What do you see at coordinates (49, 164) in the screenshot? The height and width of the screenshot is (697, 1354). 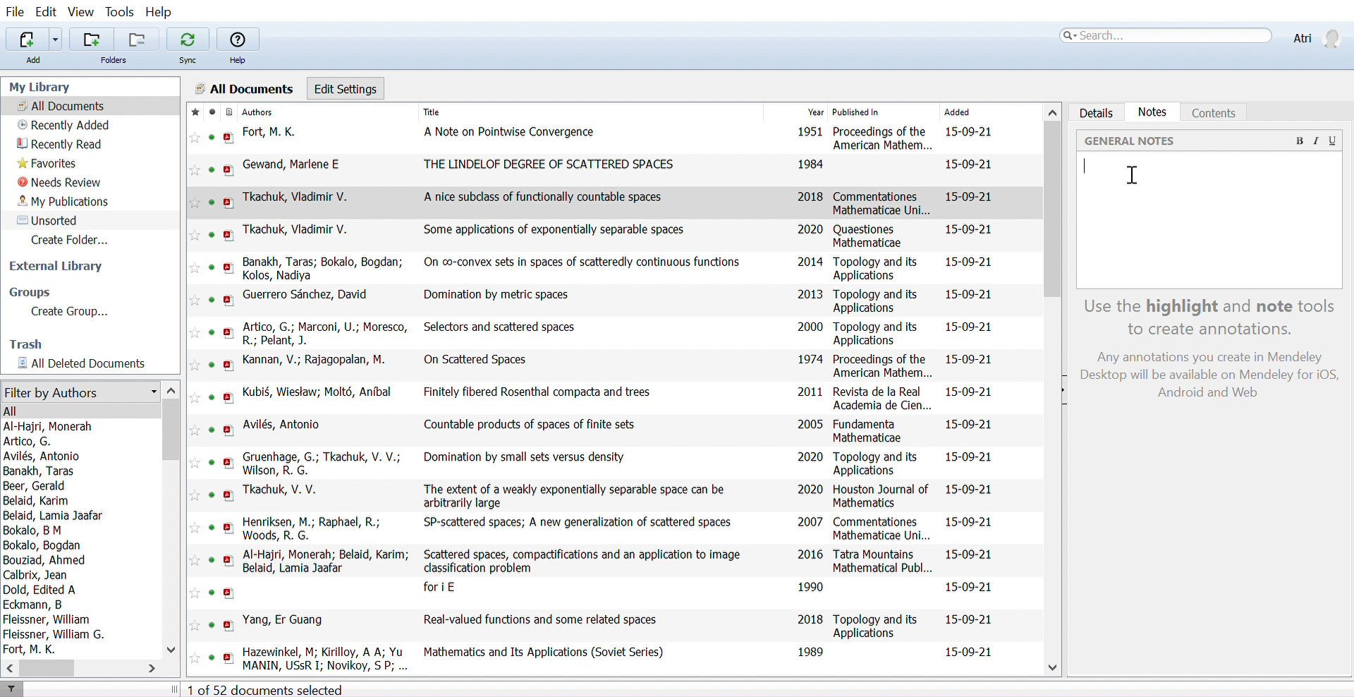 I see `Favorites` at bounding box center [49, 164].